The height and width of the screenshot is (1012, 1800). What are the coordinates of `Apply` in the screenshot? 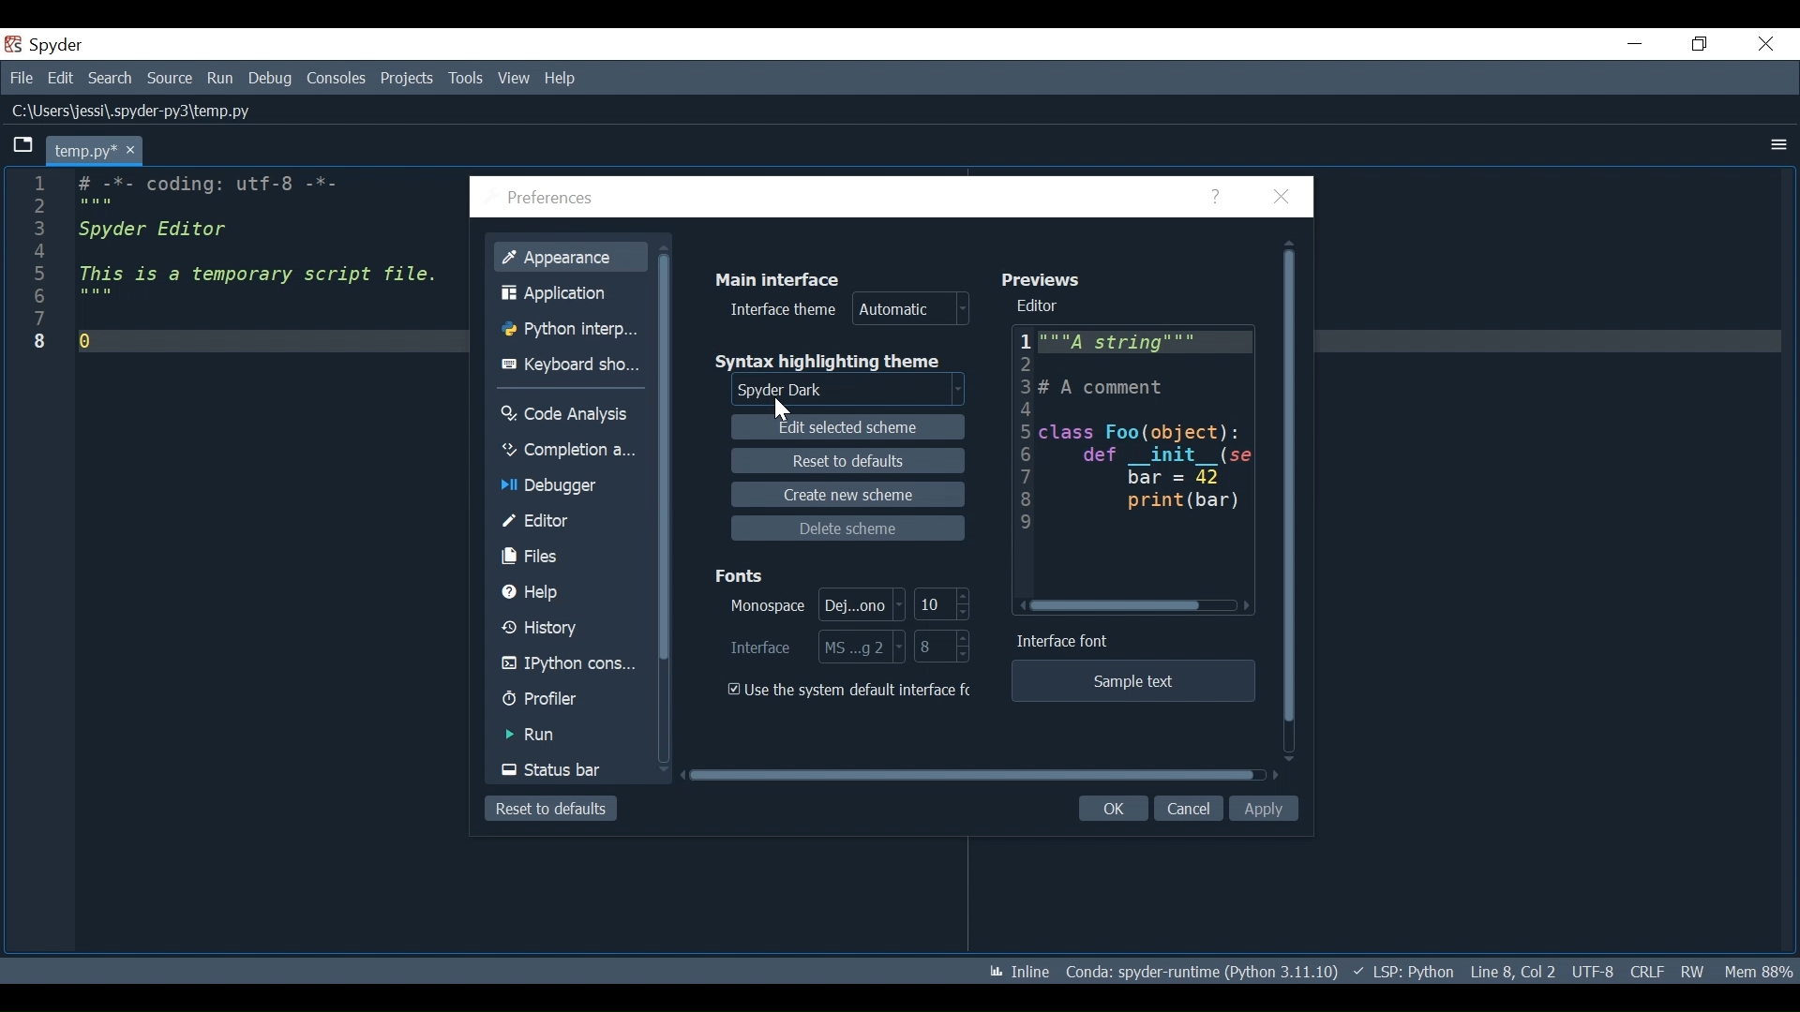 It's located at (1264, 809).